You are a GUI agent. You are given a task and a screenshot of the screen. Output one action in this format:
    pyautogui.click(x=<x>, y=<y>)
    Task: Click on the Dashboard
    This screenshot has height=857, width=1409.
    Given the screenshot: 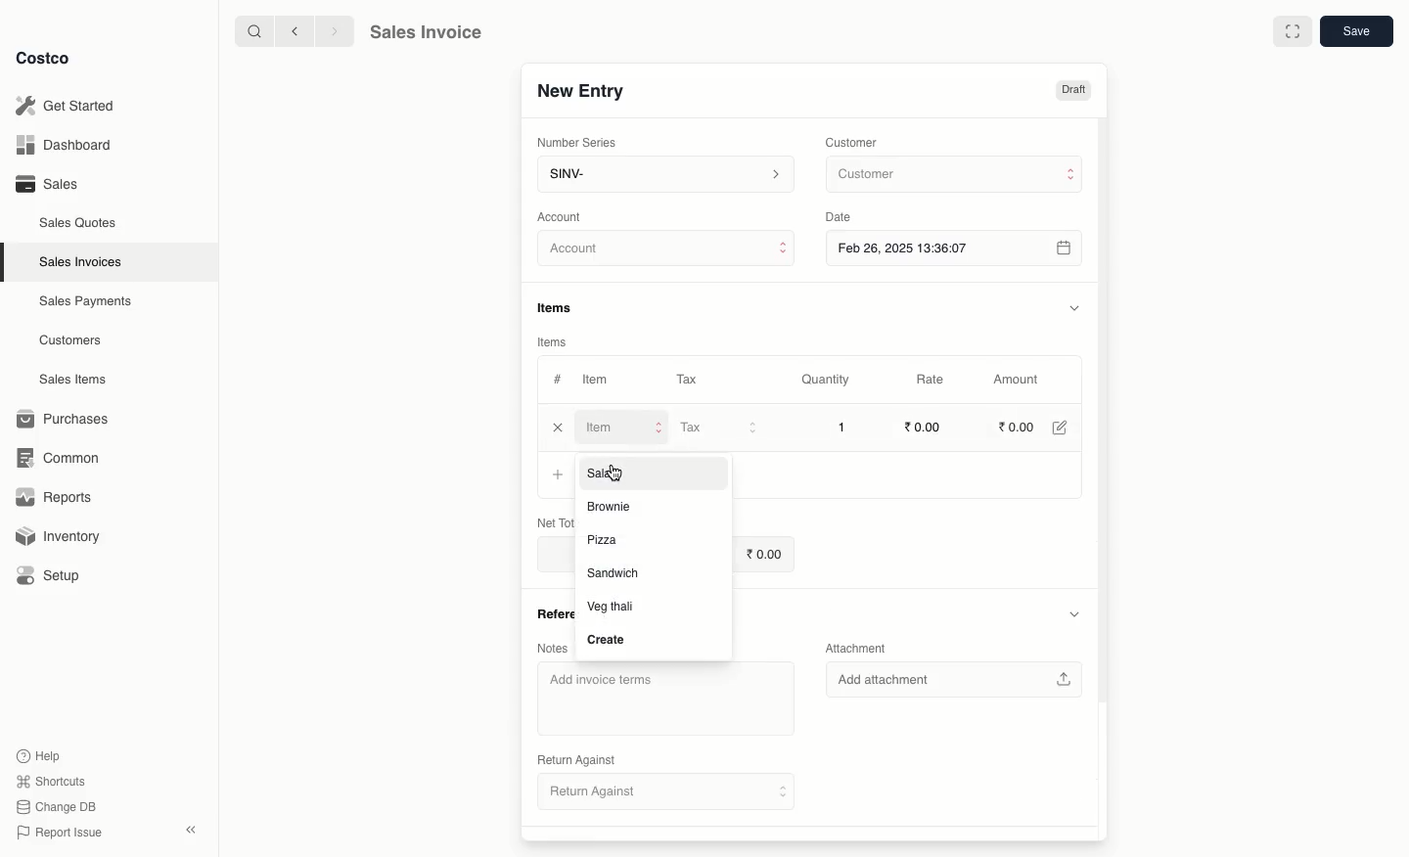 What is the action you would take?
    pyautogui.click(x=61, y=146)
    